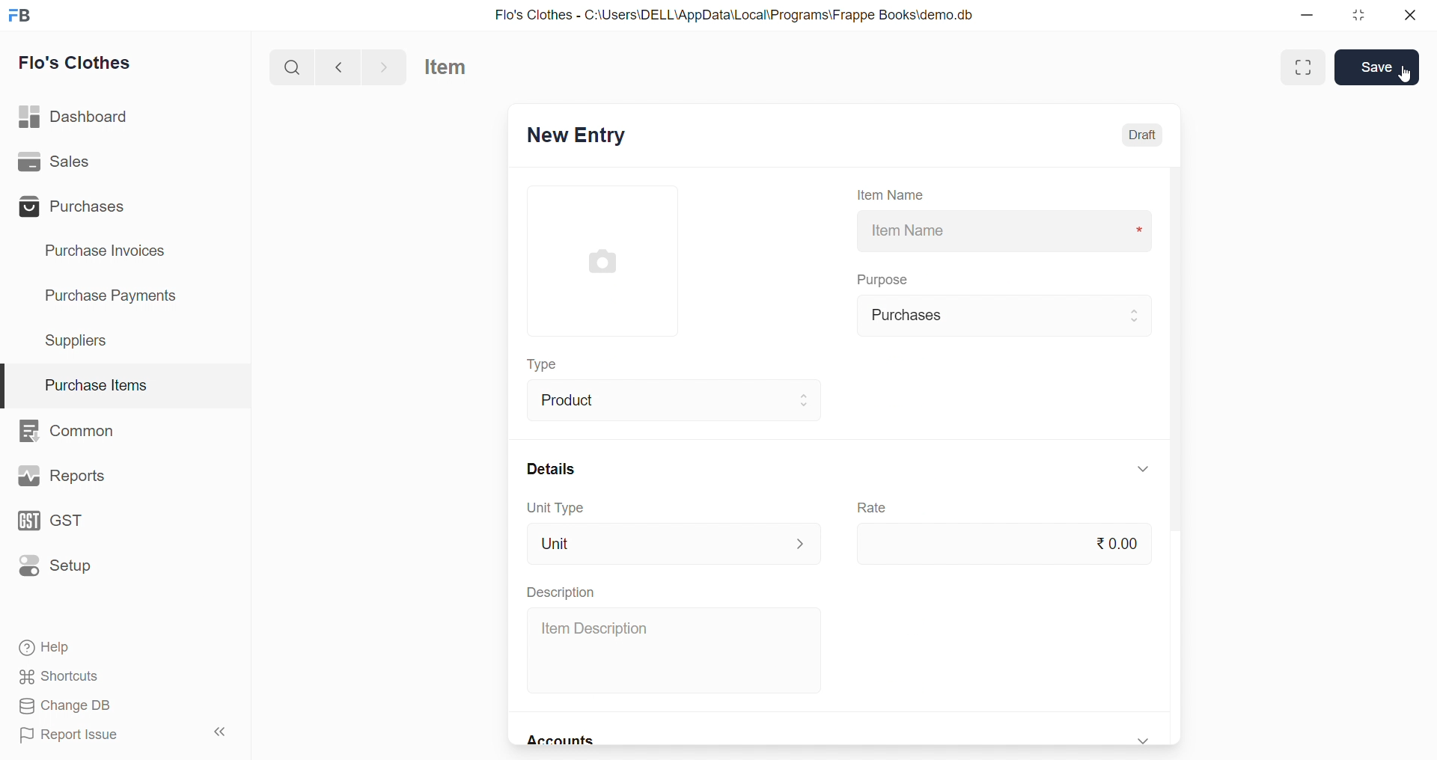  Describe the element at coordinates (1405, 15) in the screenshot. I see `close` at that location.